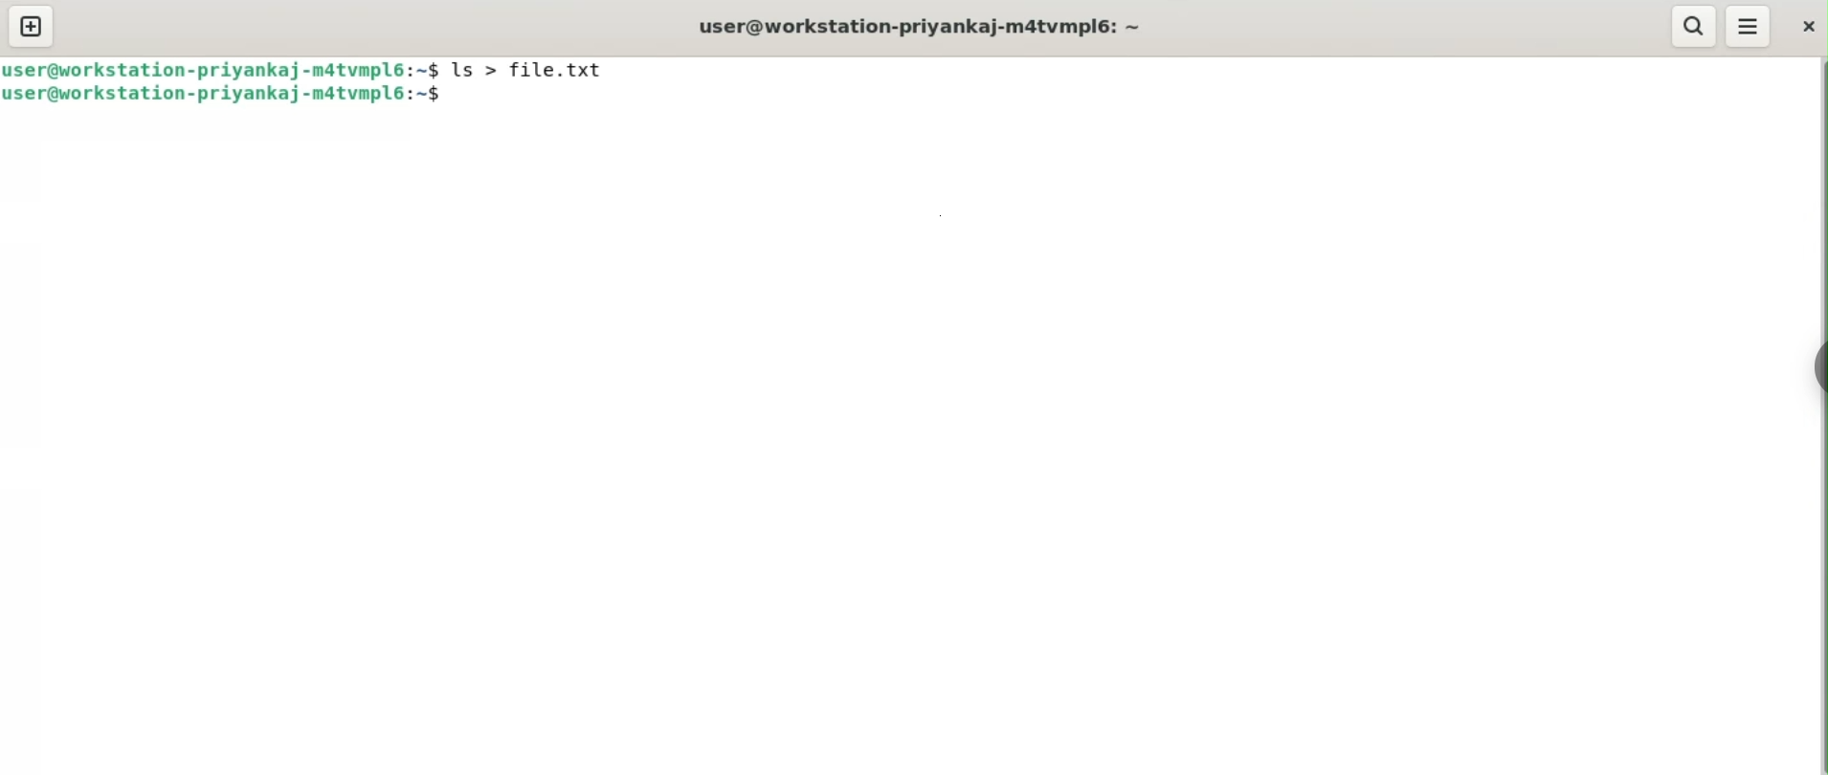 The width and height of the screenshot is (1828, 775). Describe the element at coordinates (1749, 27) in the screenshot. I see `menu` at that location.